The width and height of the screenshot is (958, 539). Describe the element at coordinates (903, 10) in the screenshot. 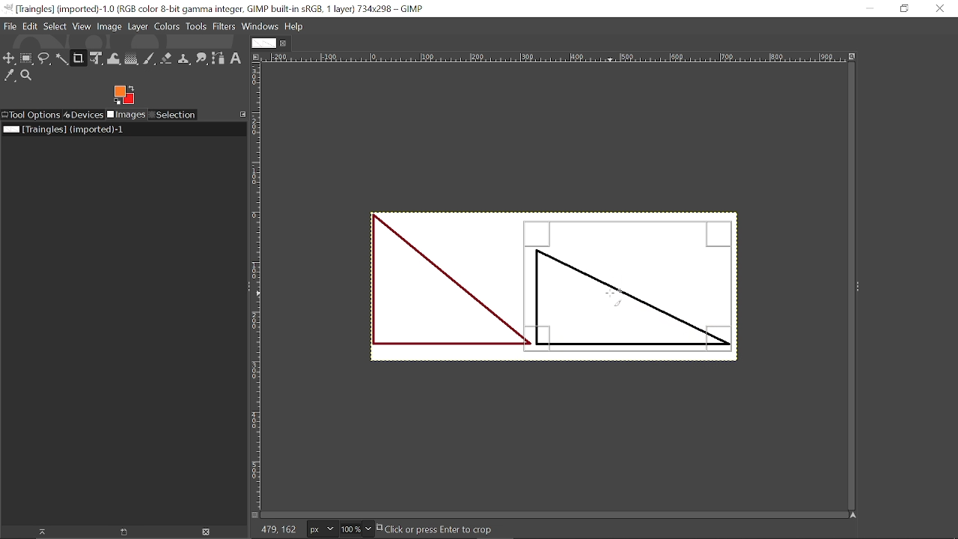

I see `Restore down` at that location.